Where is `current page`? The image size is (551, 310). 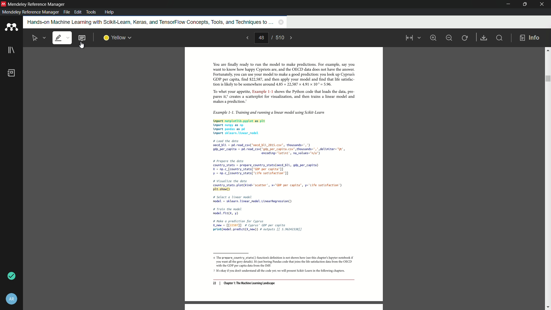
current page is located at coordinates (261, 38).